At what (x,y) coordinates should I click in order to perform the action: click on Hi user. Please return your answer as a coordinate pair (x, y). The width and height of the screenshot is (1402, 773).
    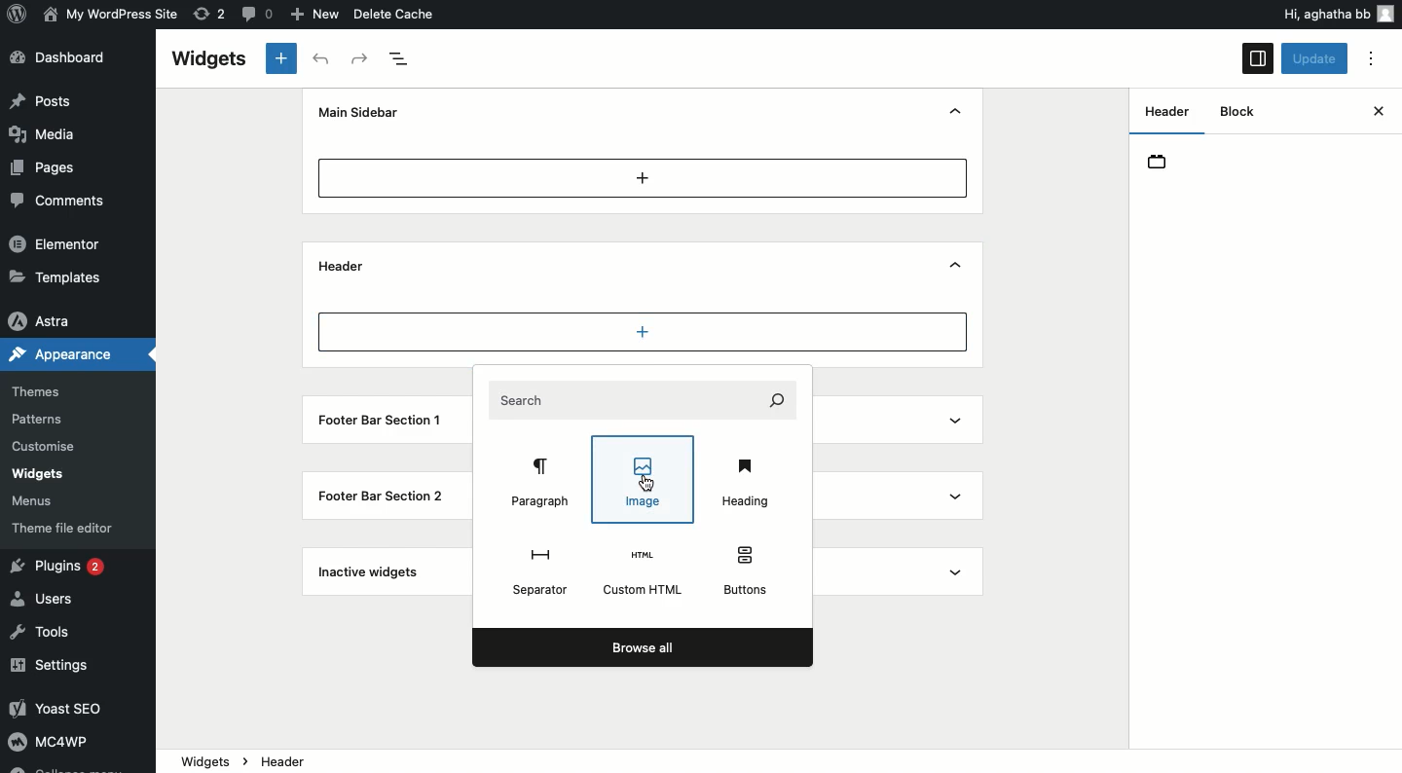
    Looking at the image, I should click on (1337, 14).